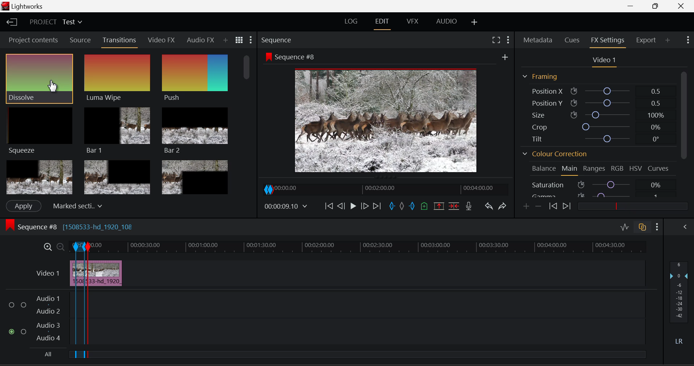  What do you see at coordinates (351, 23) in the screenshot?
I see `LOG Layout` at bounding box center [351, 23].